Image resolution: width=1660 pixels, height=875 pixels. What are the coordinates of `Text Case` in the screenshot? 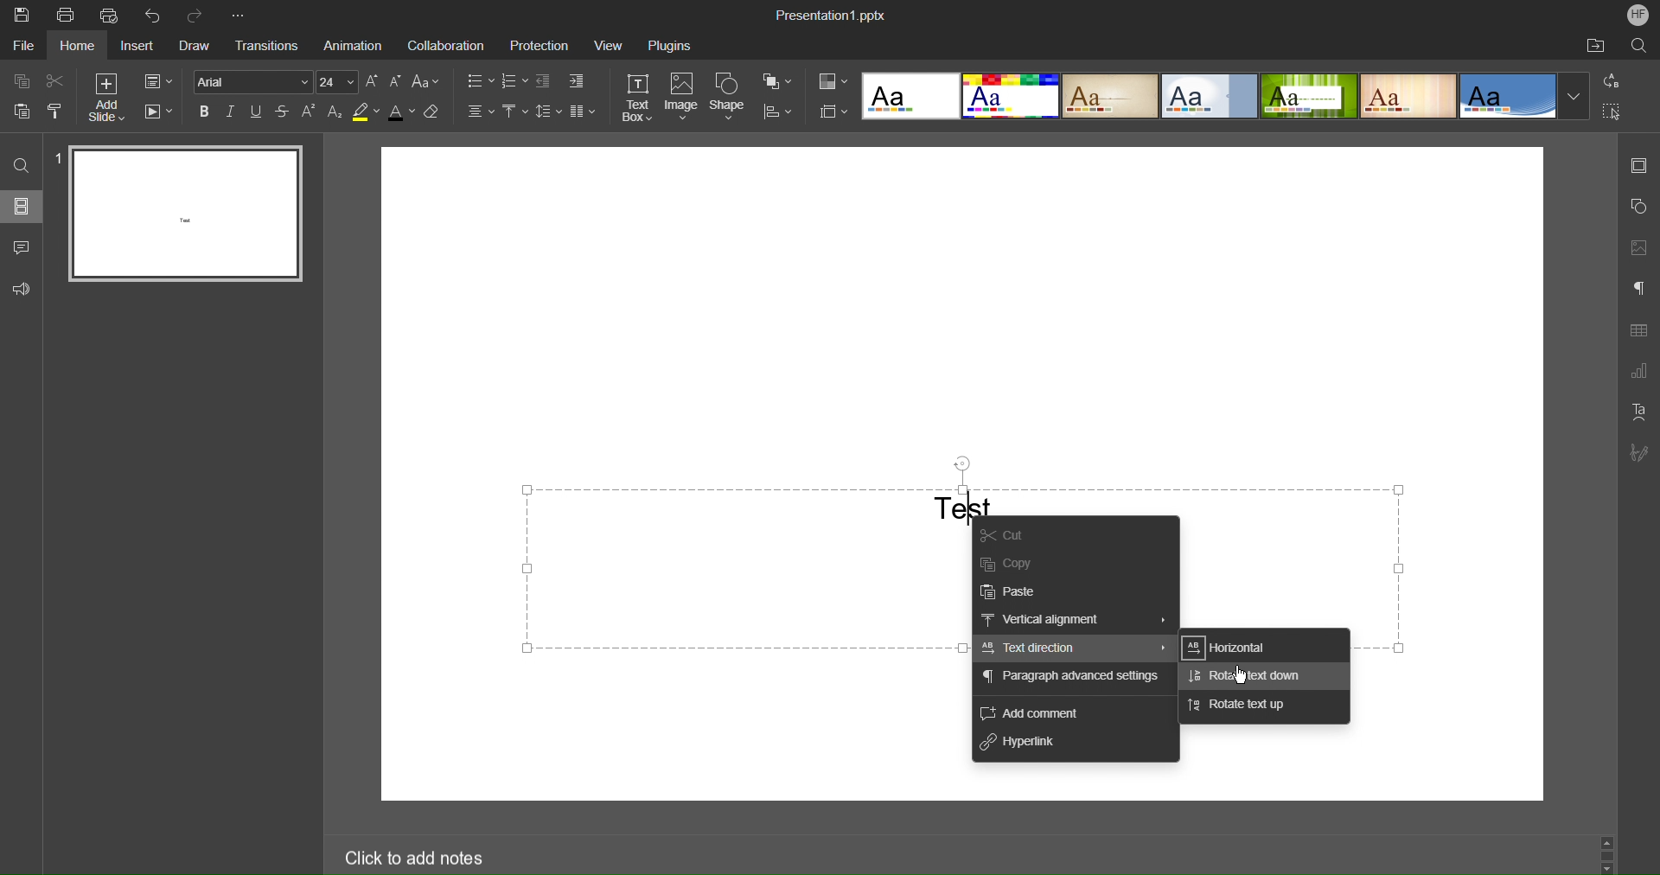 It's located at (427, 81).